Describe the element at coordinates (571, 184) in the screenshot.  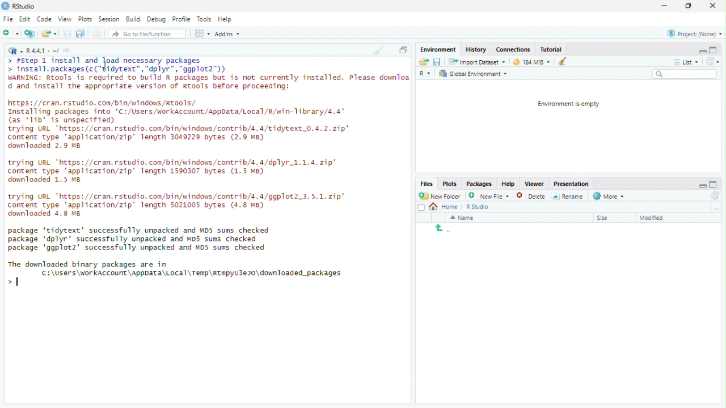
I see `Presentation` at that location.